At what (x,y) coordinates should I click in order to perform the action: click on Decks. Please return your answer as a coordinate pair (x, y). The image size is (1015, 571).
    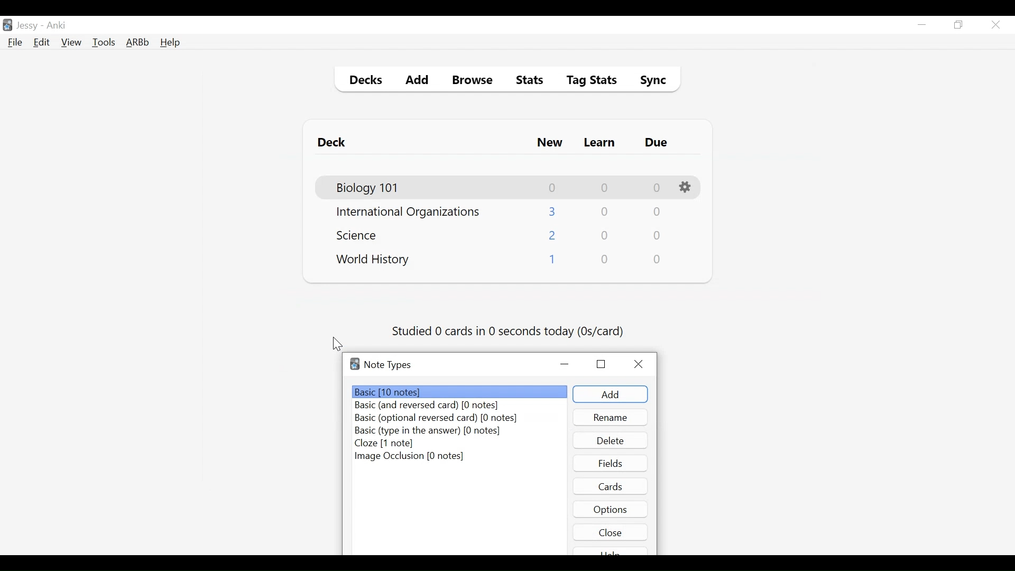
    Looking at the image, I should click on (363, 81).